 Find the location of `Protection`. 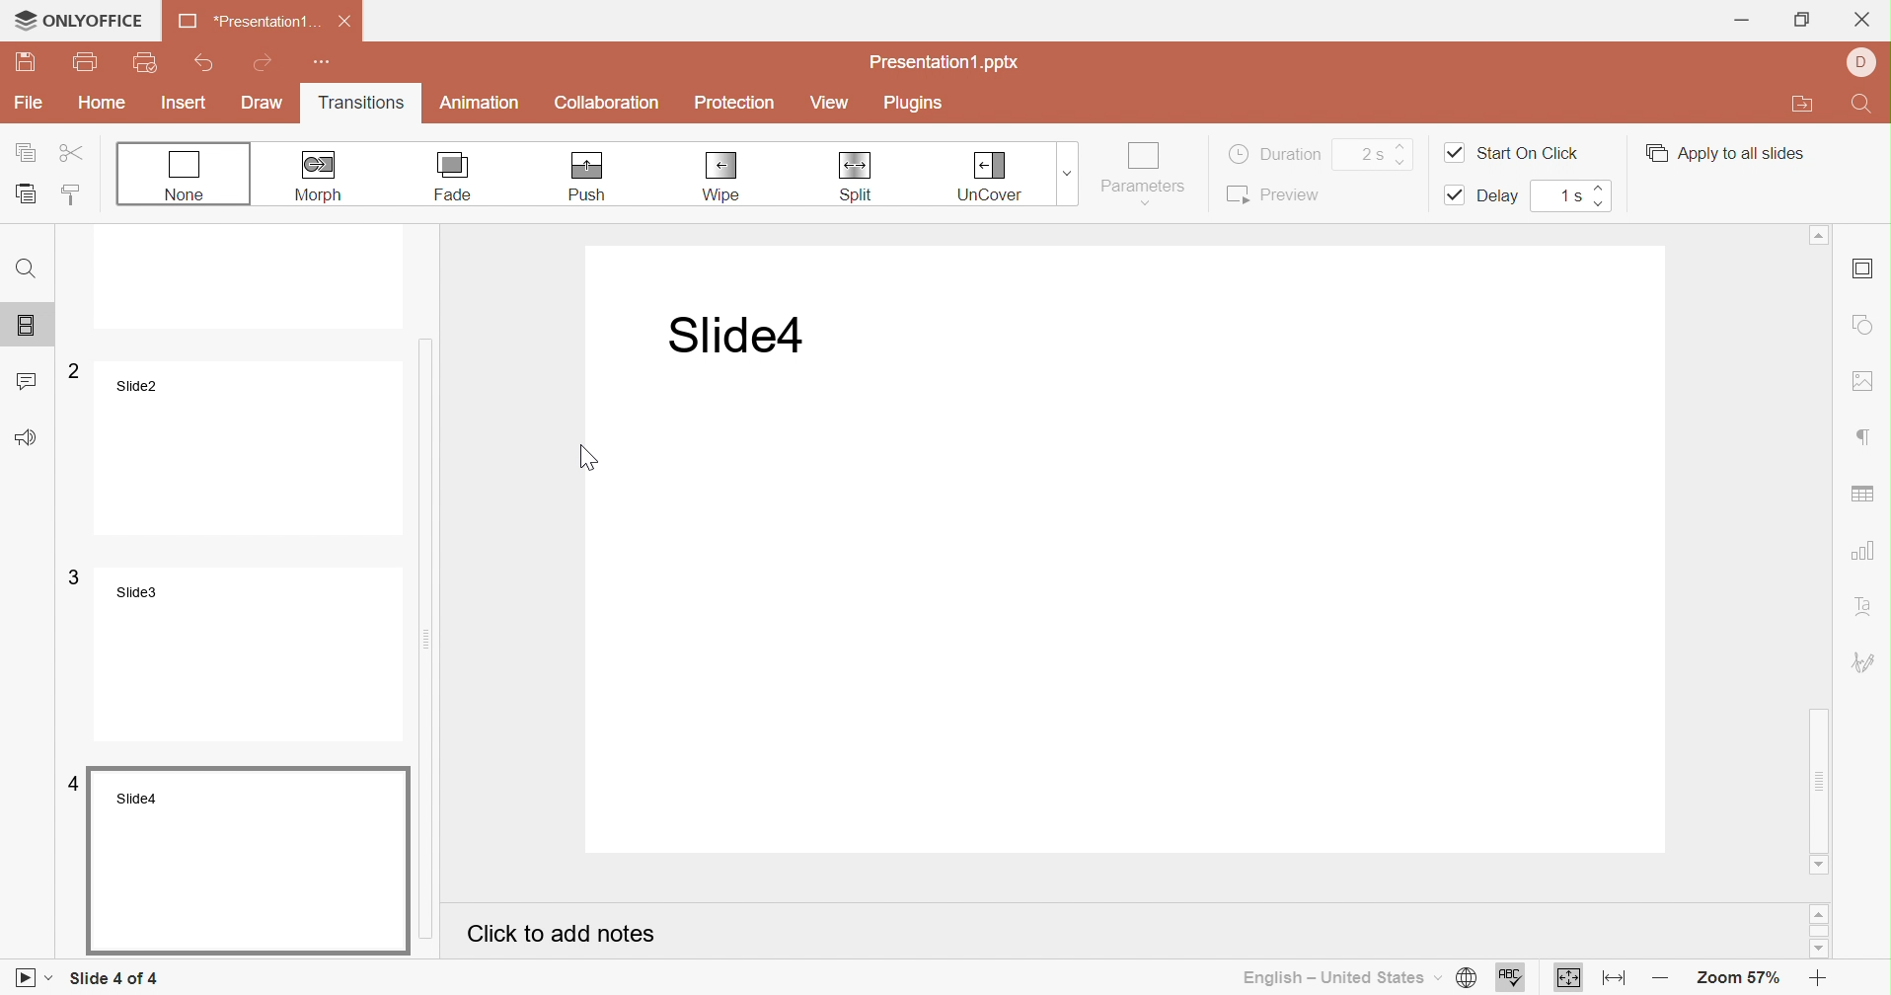

Protection is located at coordinates (735, 105).